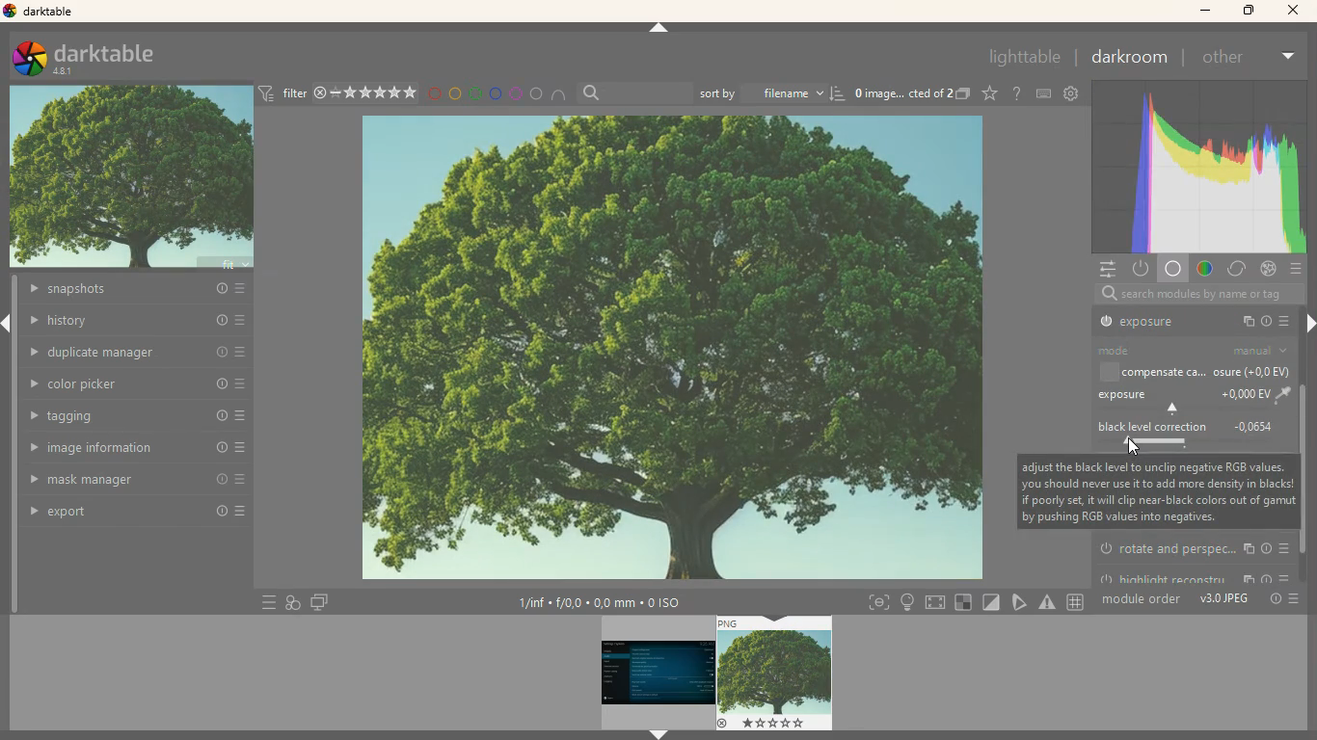 The image size is (1317, 740). Describe the element at coordinates (658, 733) in the screenshot. I see `arrow` at that location.